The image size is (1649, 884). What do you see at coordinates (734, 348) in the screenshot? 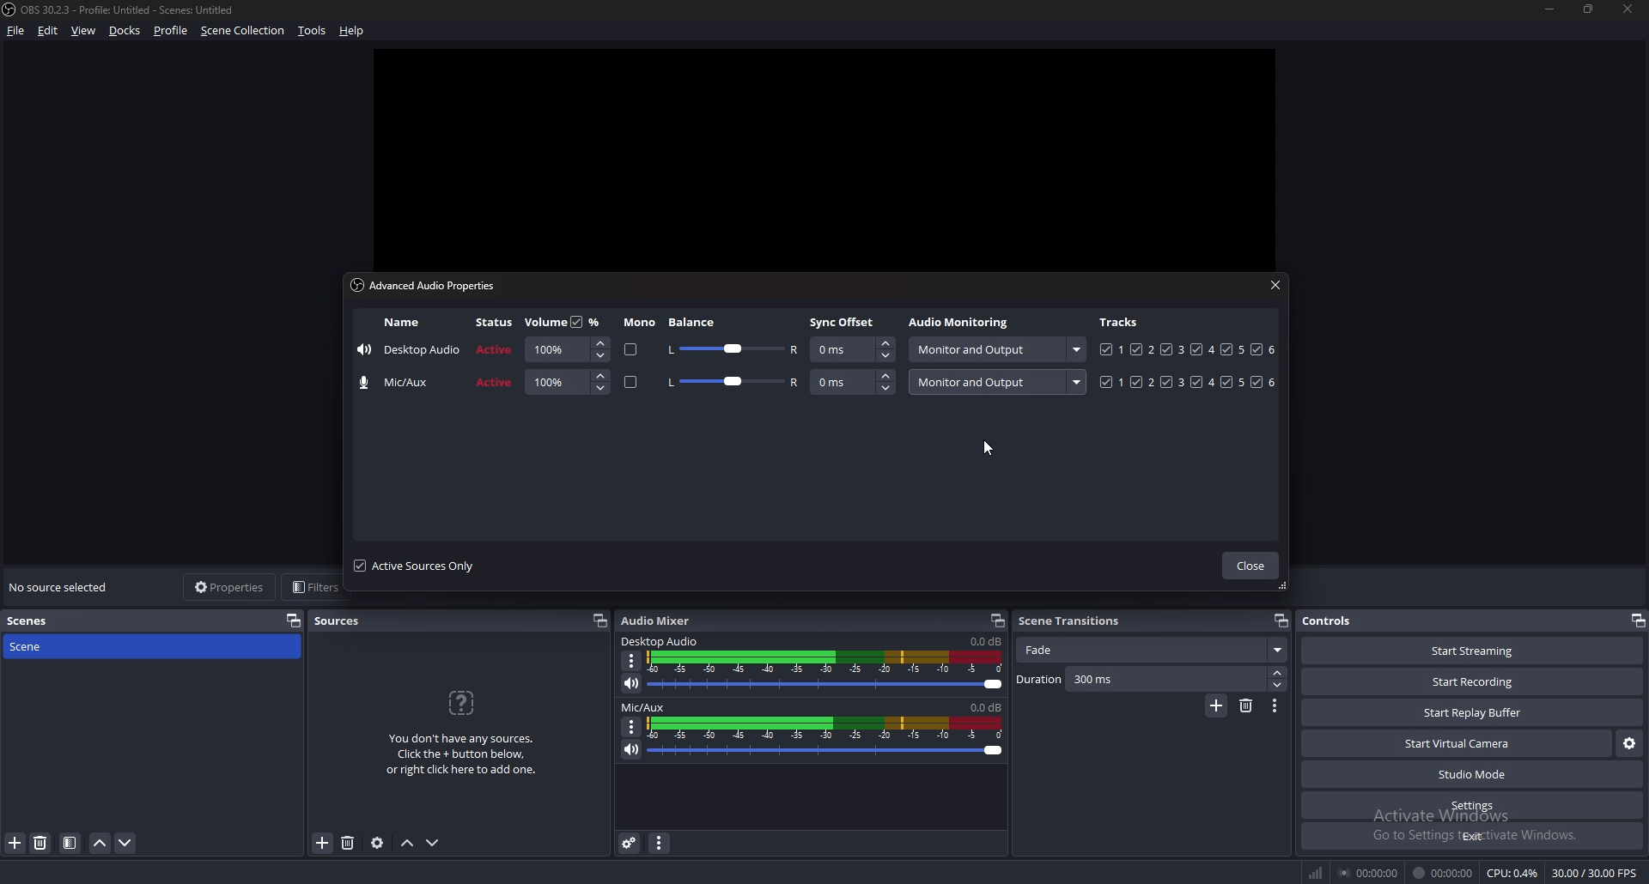
I see `balance adjust` at bounding box center [734, 348].